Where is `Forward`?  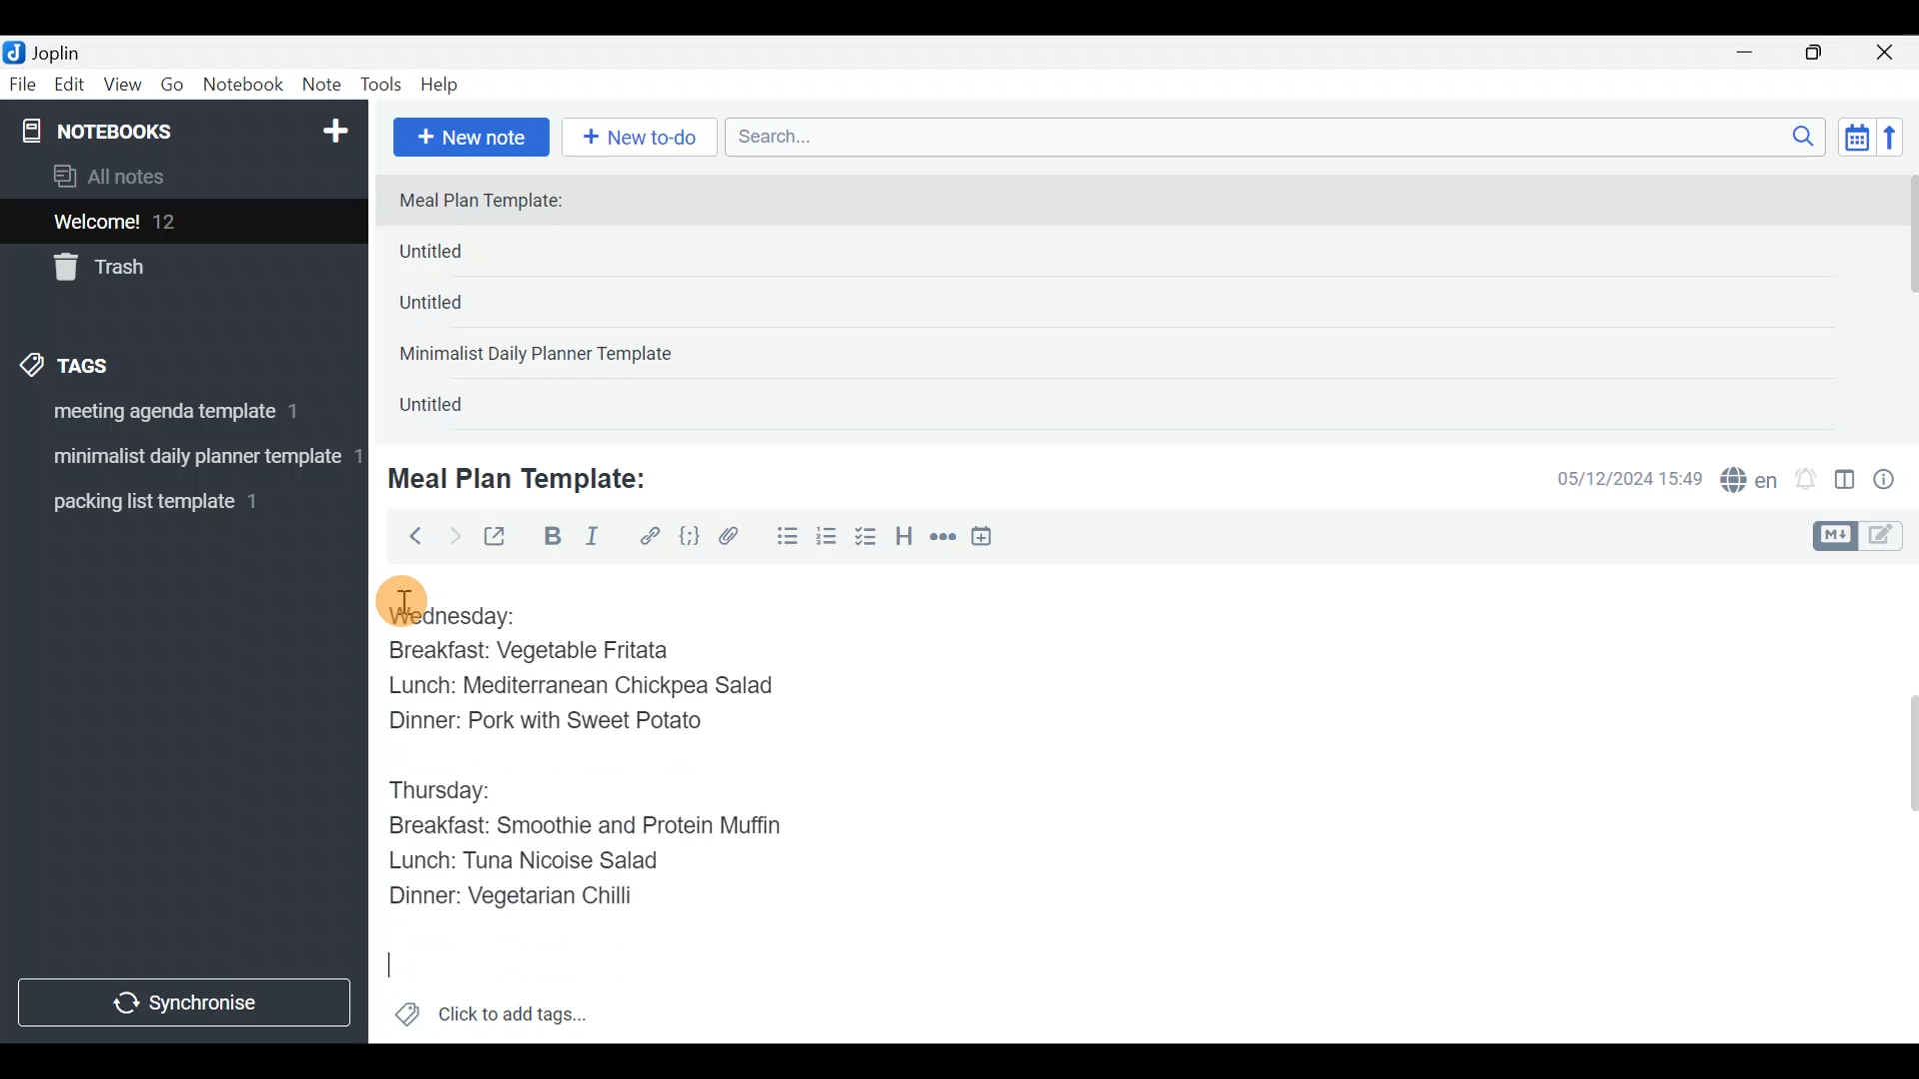
Forward is located at coordinates (454, 536).